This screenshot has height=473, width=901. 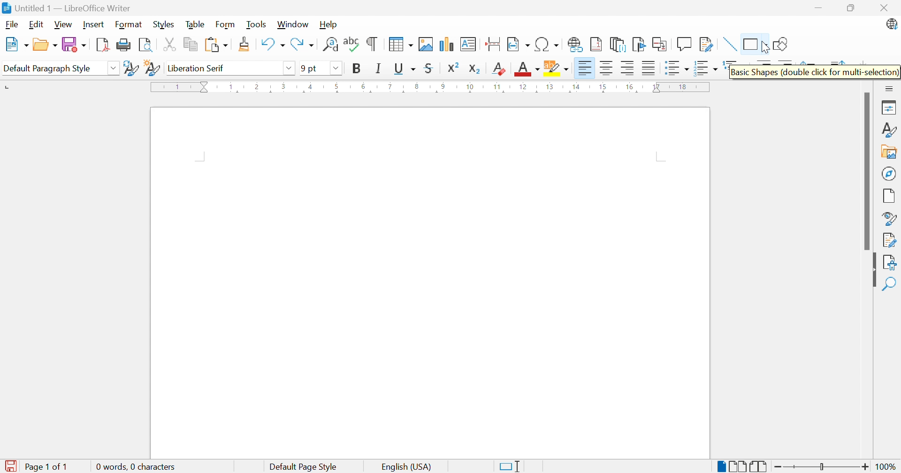 What do you see at coordinates (216, 45) in the screenshot?
I see `Paste` at bounding box center [216, 45].